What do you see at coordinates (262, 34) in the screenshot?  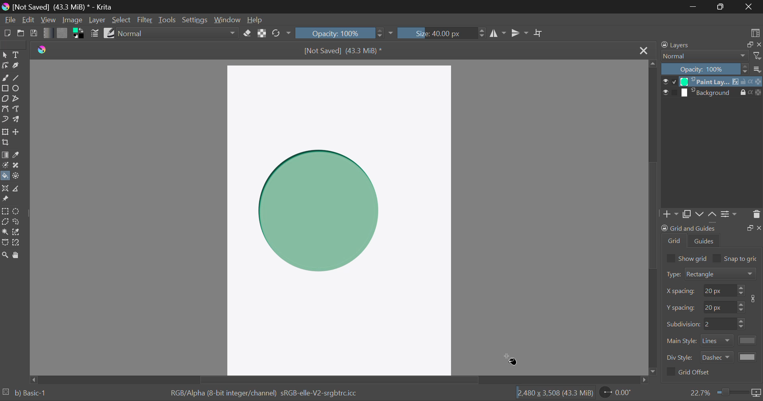 I see `Lock Alpha` at bounding box center [262, 34].